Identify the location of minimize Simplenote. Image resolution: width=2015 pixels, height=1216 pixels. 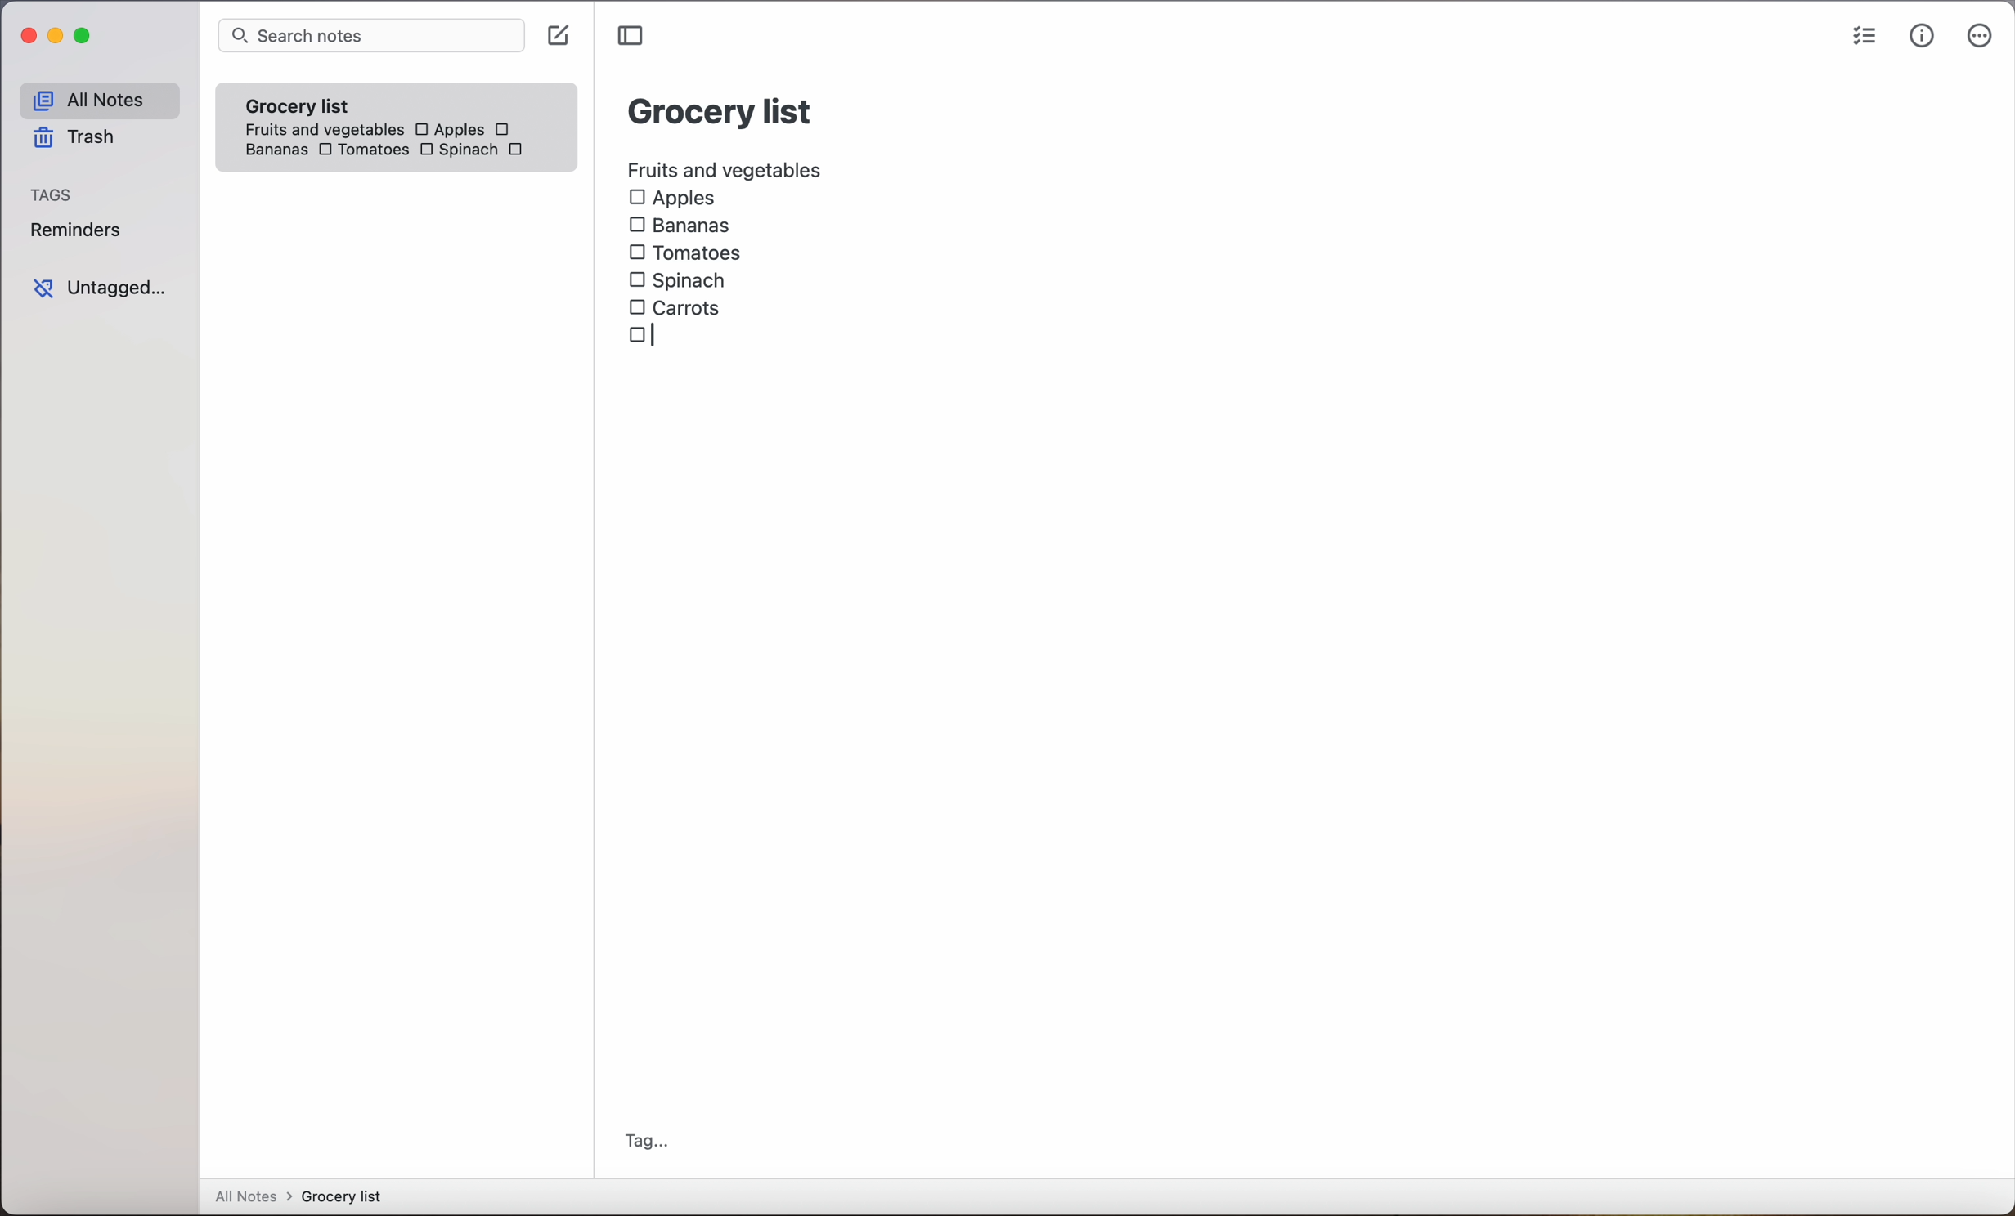
(59, 39).